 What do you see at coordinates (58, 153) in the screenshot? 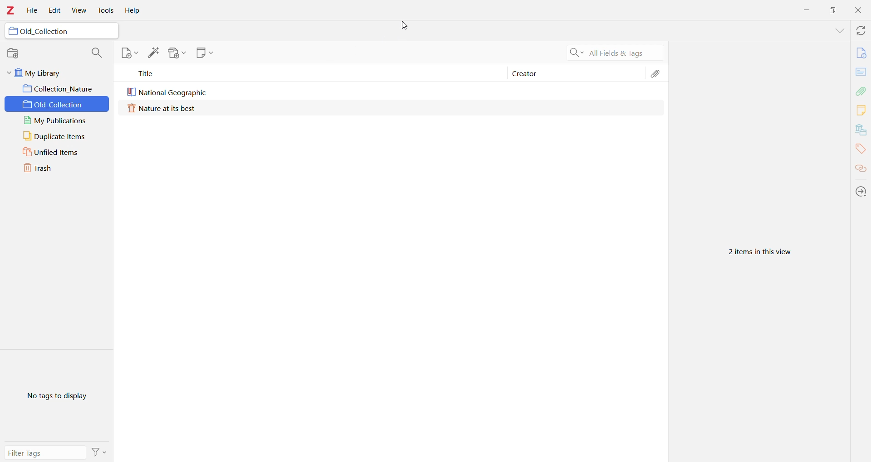
I see `Unfiled Items` at bounding box center [58, 153].